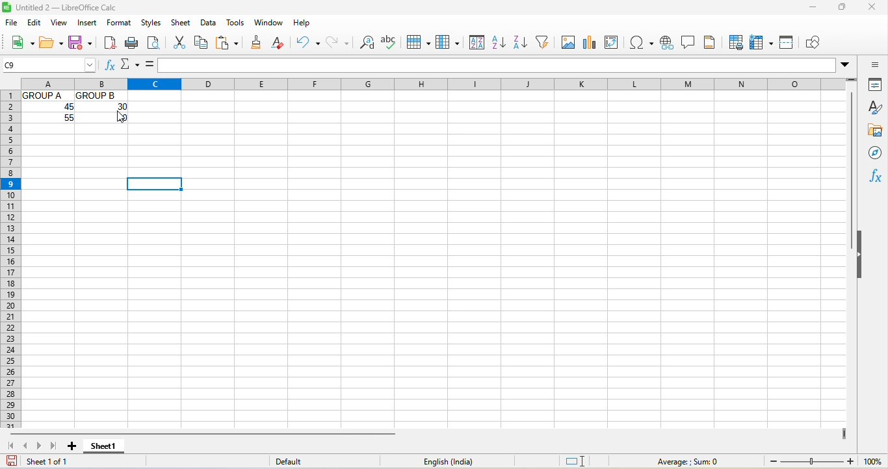 This screenshot has height=469, width=888. Describe the element at coordinates (505, 65) in the screenshot. I see `formula bar` at that location.